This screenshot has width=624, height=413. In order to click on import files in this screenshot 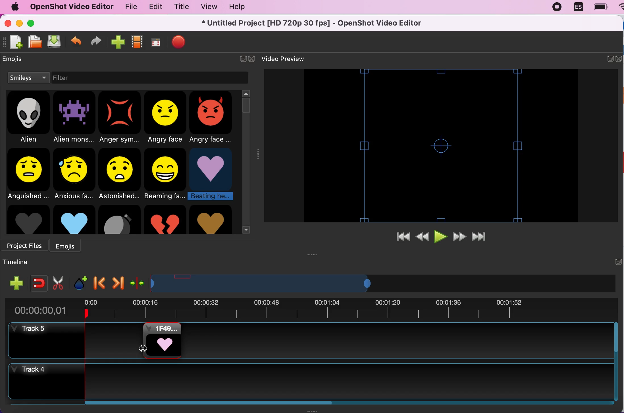, I will do `click(117, 41)`.